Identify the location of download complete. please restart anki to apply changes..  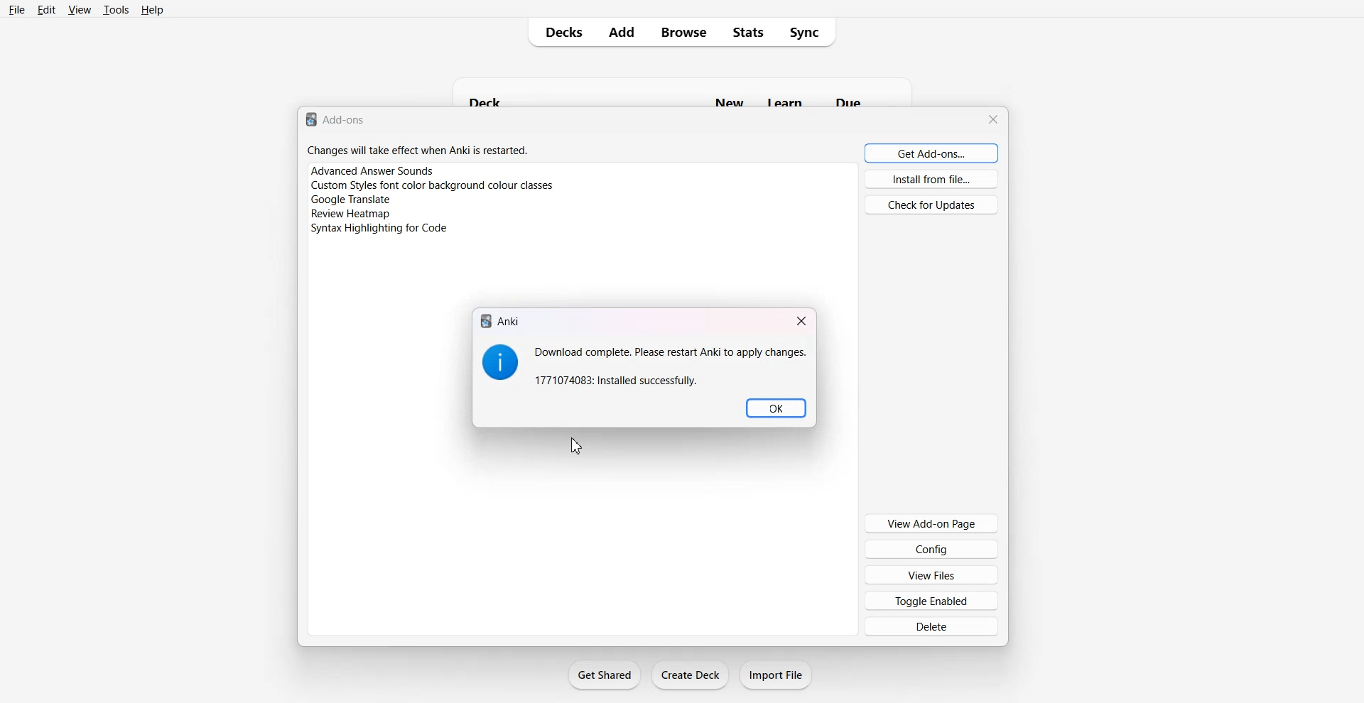
(669, 366).